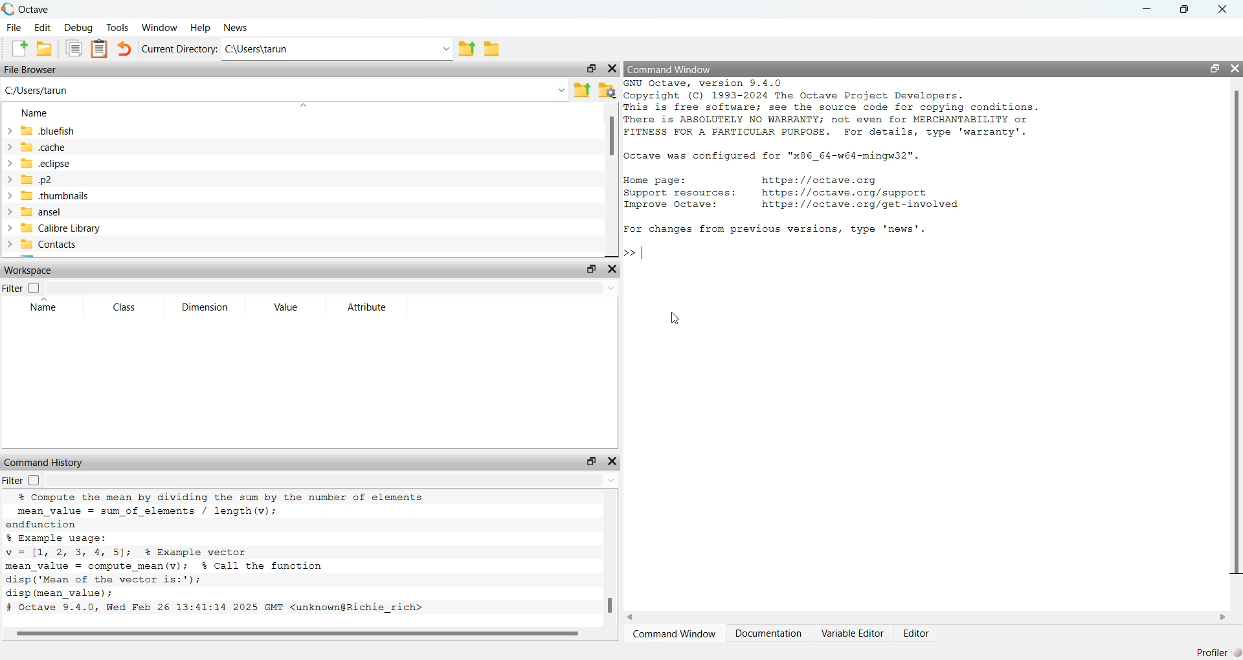 This screenshot has width=1243, height=660. Describe the element at coordinates (205, 307) in the screenshot. I see `Dimension` at that location.